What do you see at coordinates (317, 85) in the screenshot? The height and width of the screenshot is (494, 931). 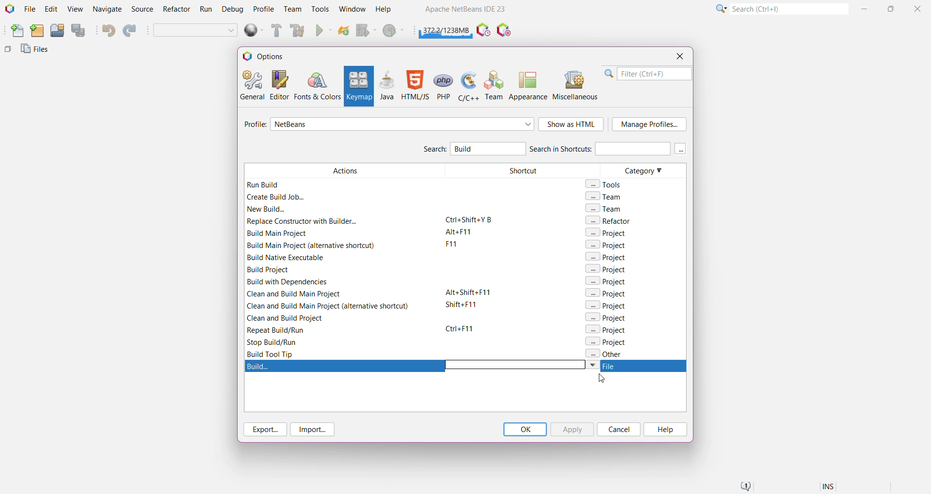 I see `Fonts and Colors` at bounding box center [317, 85].